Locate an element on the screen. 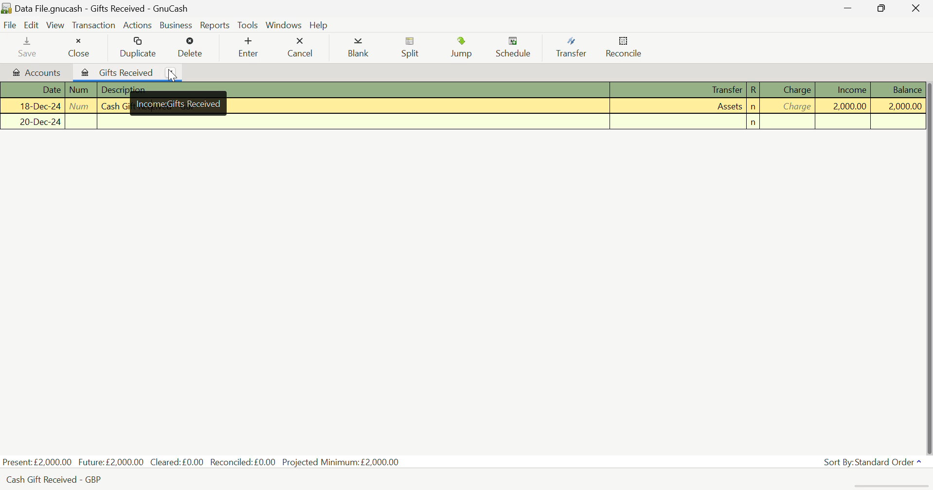 The image size is (933, 490). Save is located at coordinates (28, 46).